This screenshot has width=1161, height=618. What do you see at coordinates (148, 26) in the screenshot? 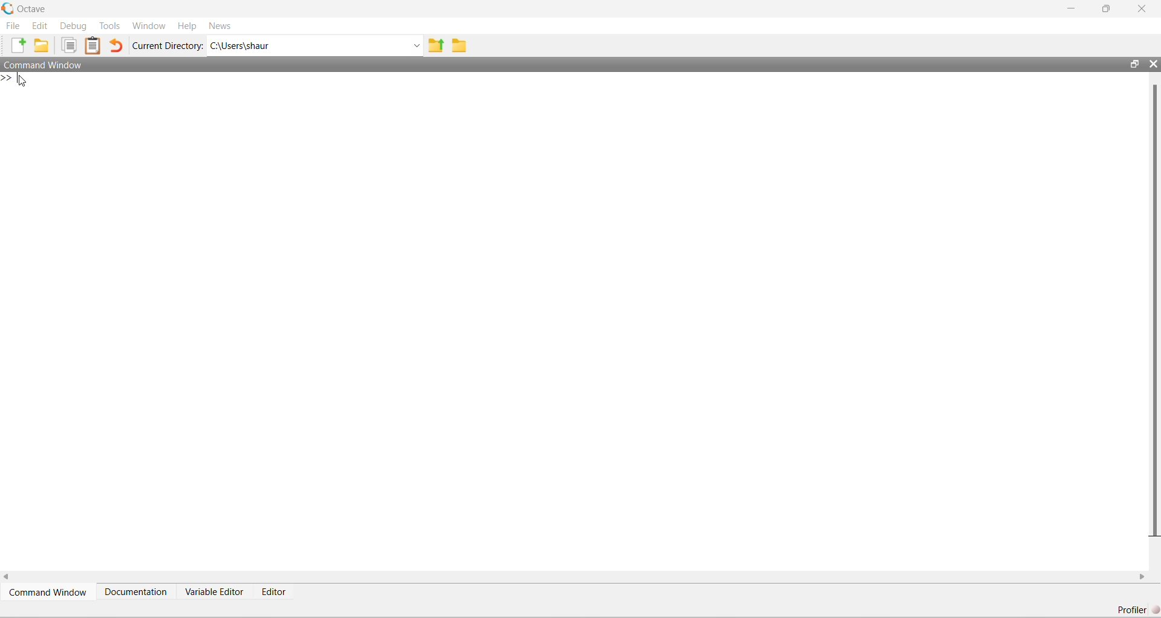
I see `Window` at bounding box center [148, 26].